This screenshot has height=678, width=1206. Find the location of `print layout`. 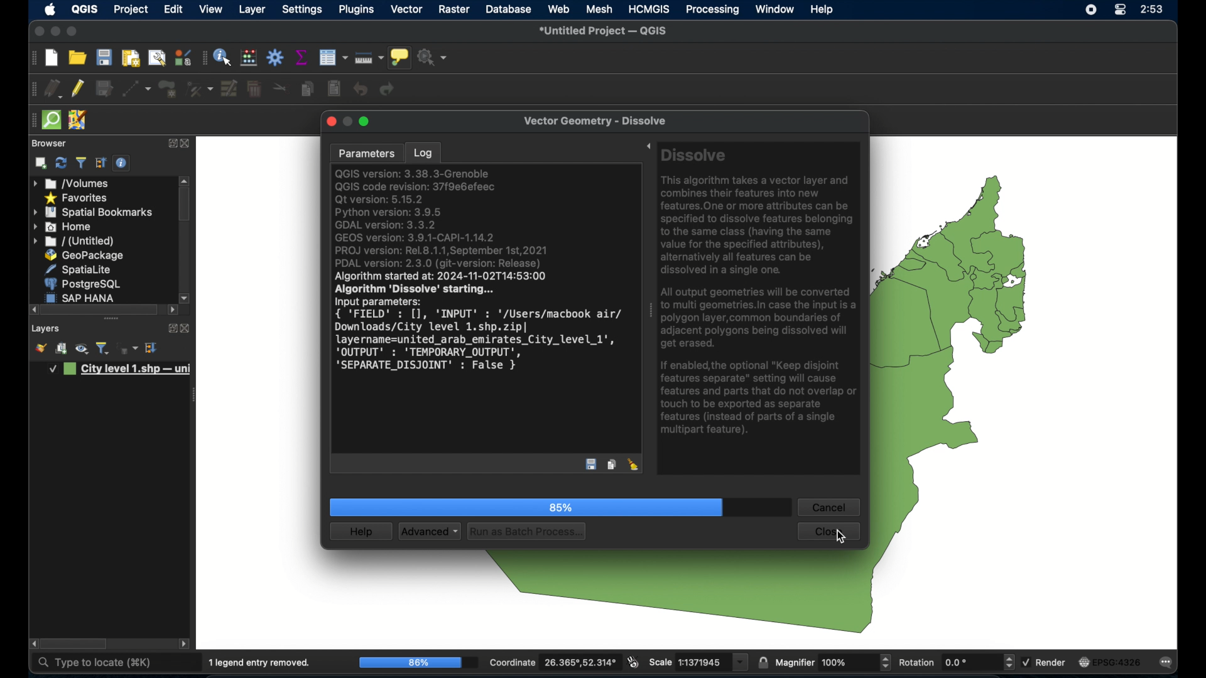

print layout is located at coordinates (129, 59).